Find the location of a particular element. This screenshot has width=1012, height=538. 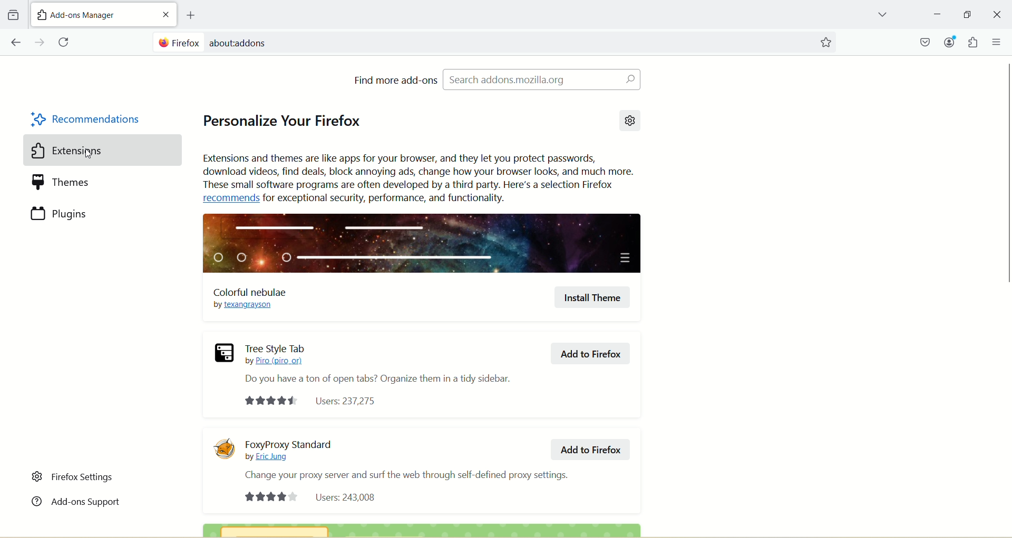

Colorful nebulae is located at coordinates (250, 300).